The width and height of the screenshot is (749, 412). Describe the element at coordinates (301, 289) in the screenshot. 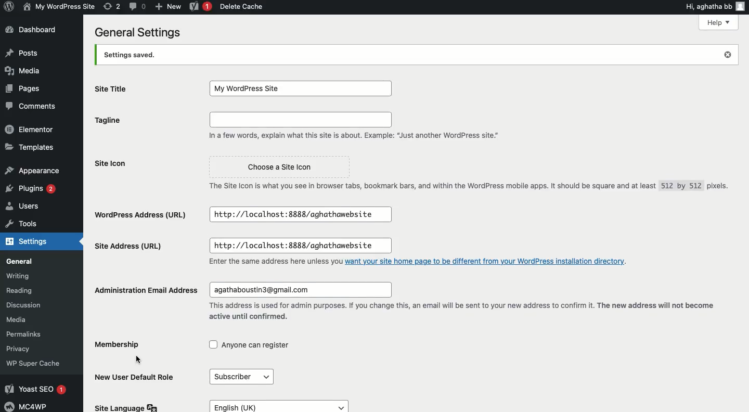

I see `agathaboustin3@gmail.com` at that location.